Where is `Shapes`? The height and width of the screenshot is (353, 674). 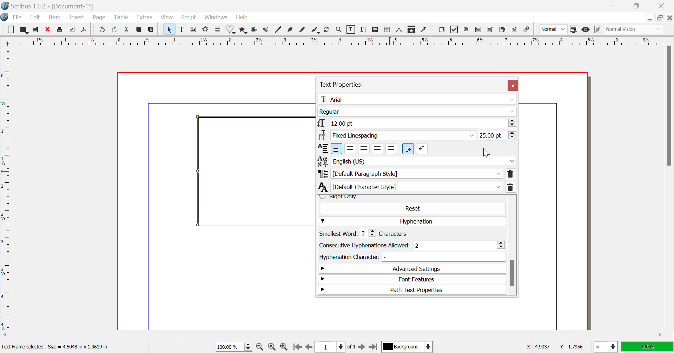 Shapes is located at coordinates (232, 31).